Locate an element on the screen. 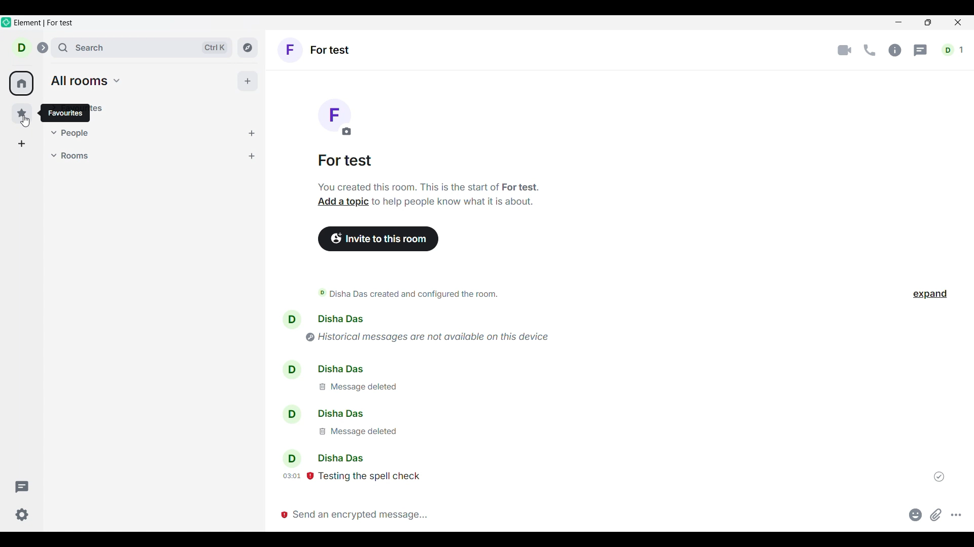 The image size is (974, 547). disha das is located at coordinates (333, 414).